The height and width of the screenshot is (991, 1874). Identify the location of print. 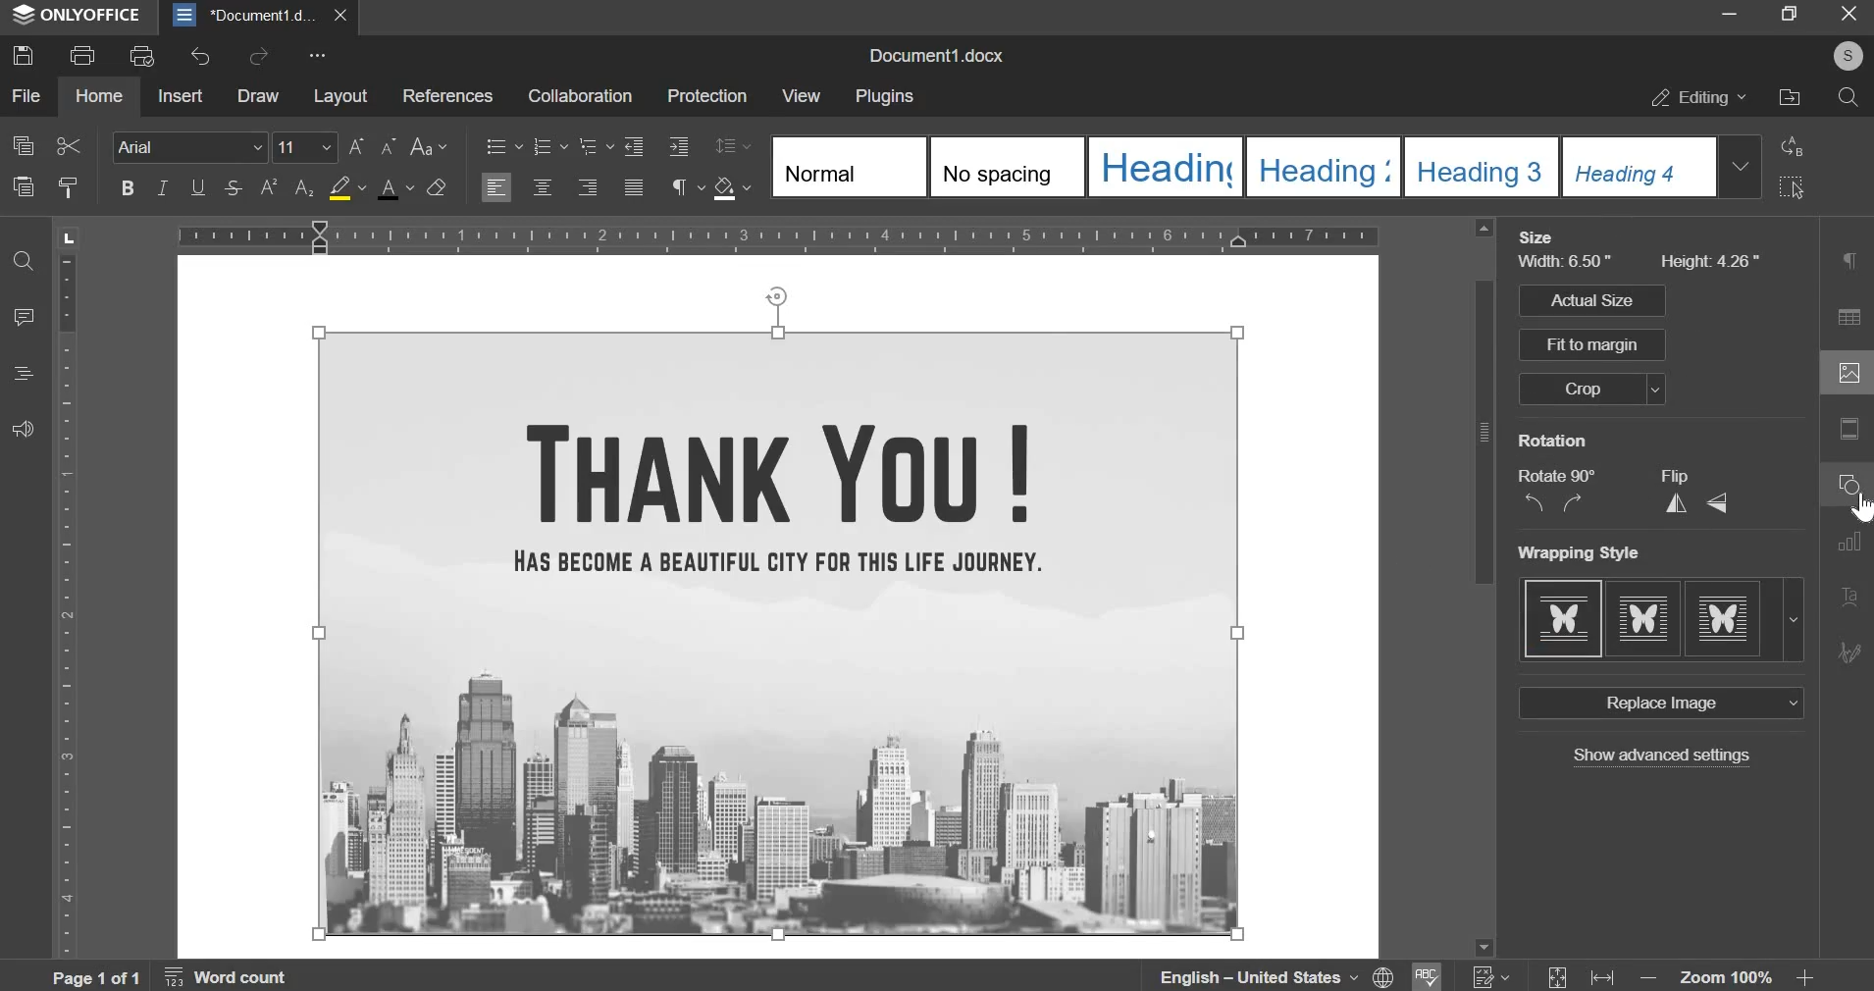
(82, 55).